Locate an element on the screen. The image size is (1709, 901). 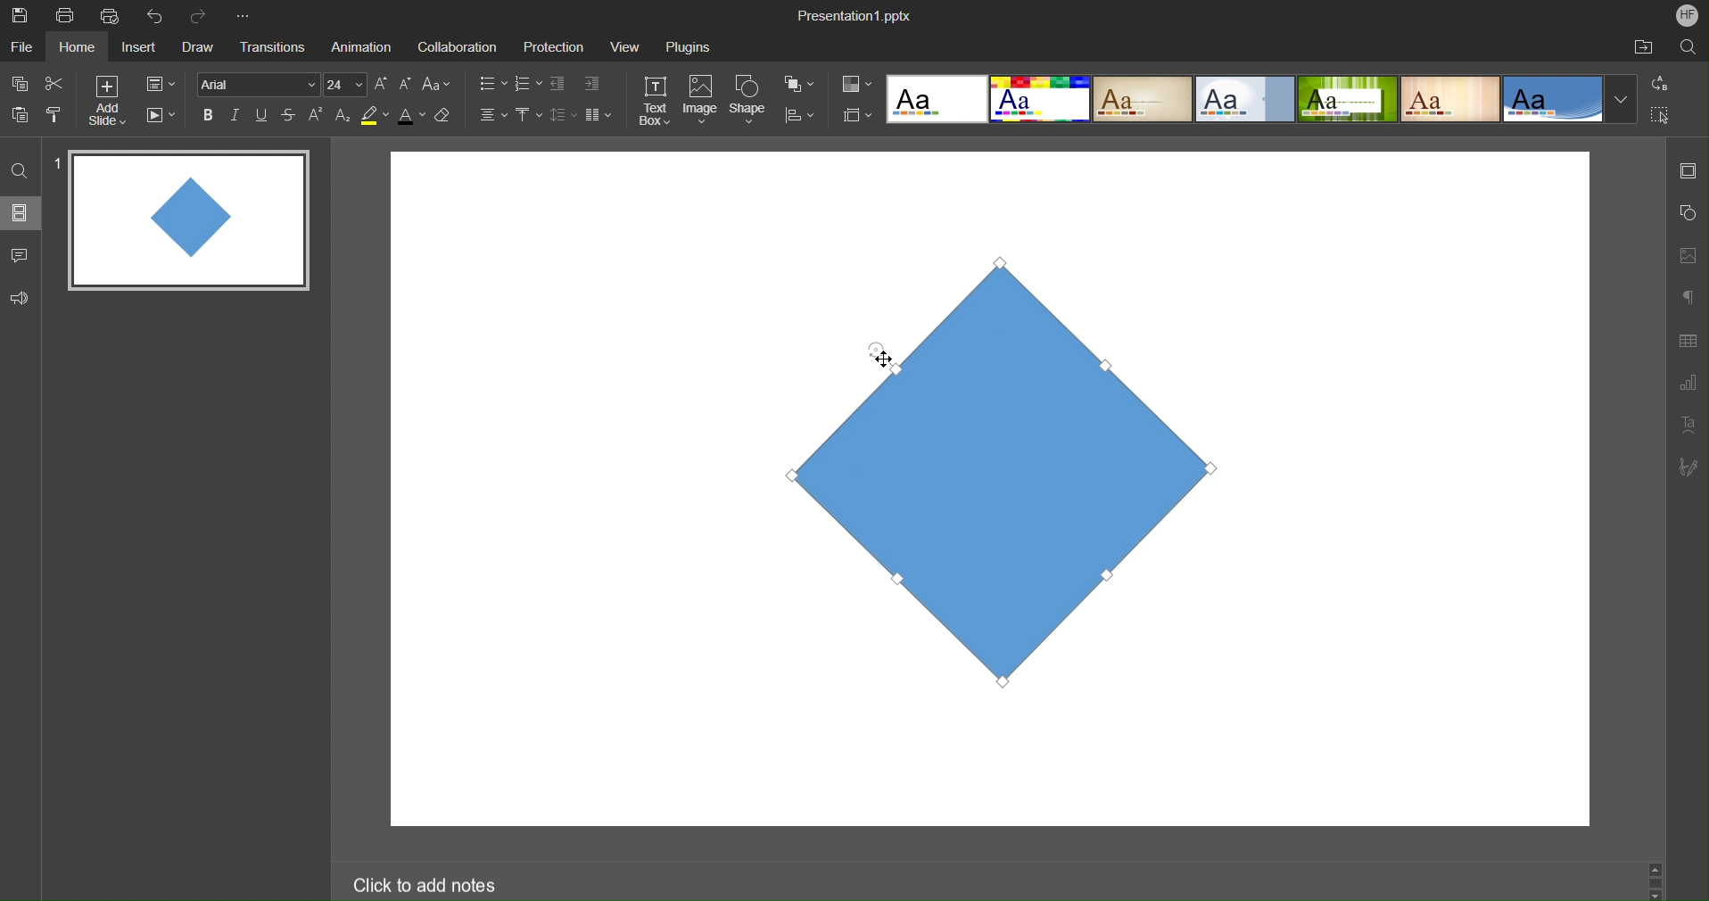
Cut is located at coordinates (52, 83).